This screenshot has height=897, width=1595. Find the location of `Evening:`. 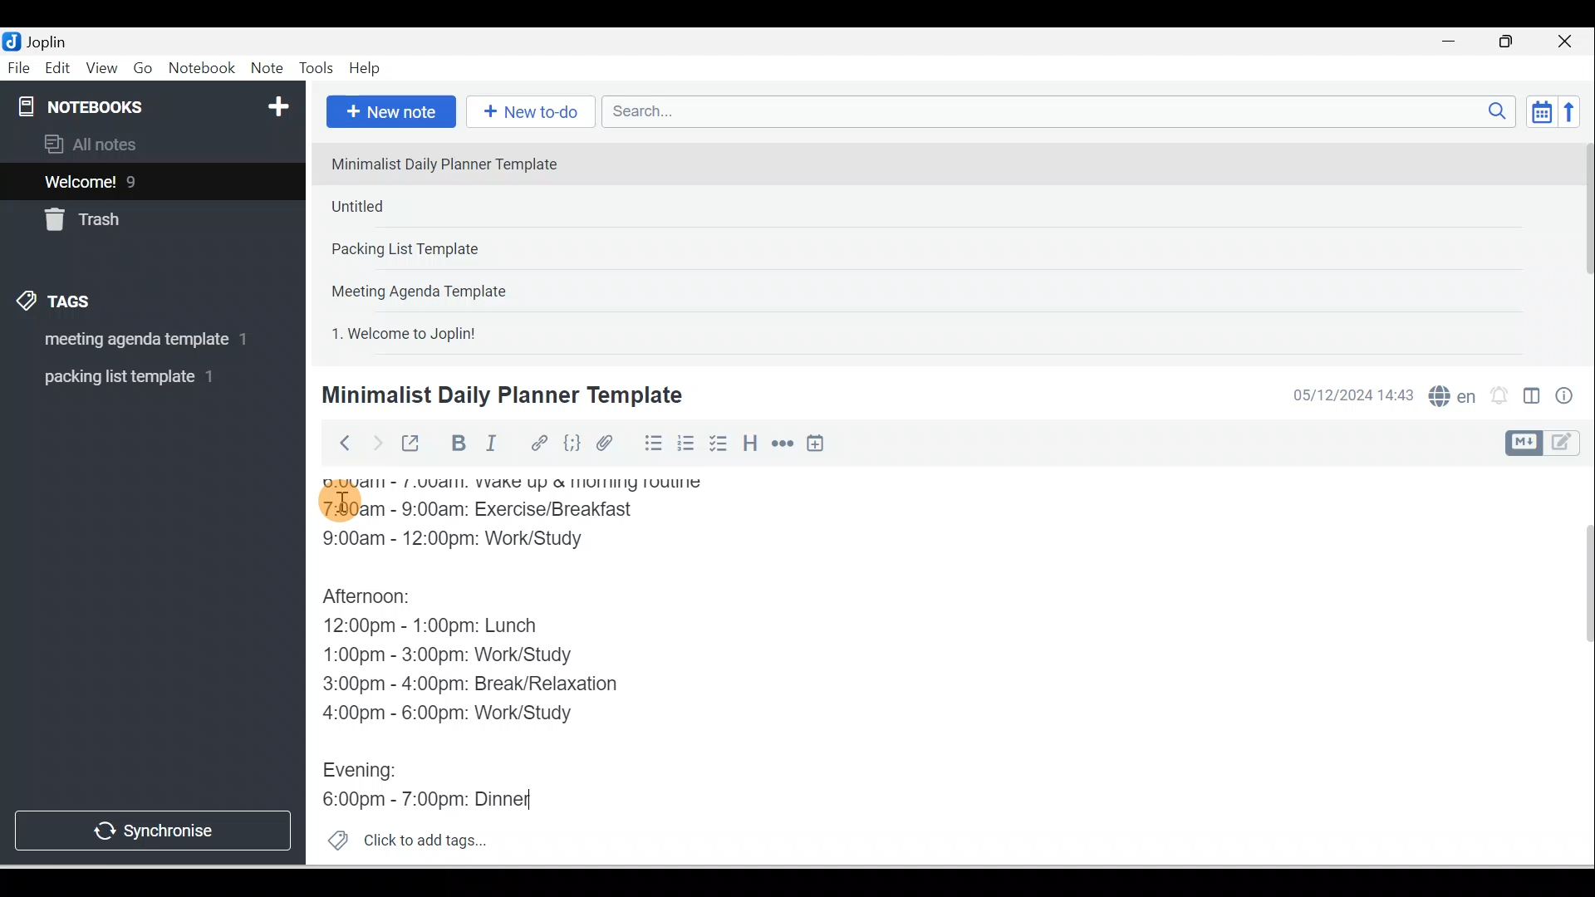

Evening: is located at coordinates (371, 773).